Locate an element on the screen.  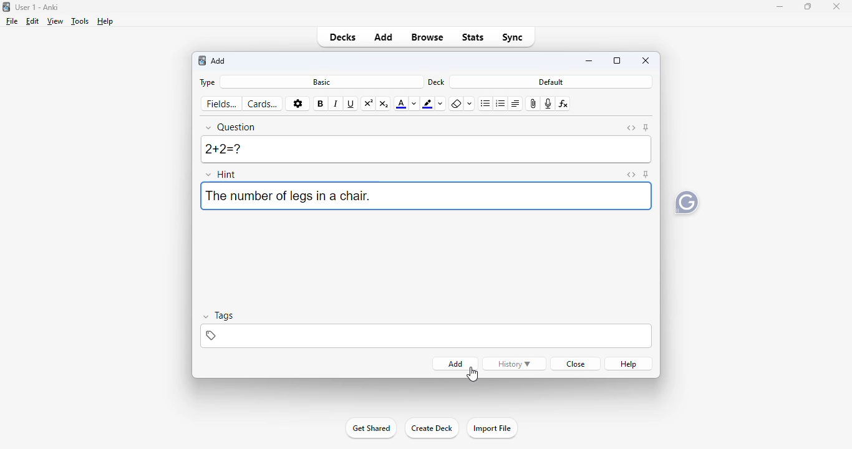
add is located at coordinates (218, 60).